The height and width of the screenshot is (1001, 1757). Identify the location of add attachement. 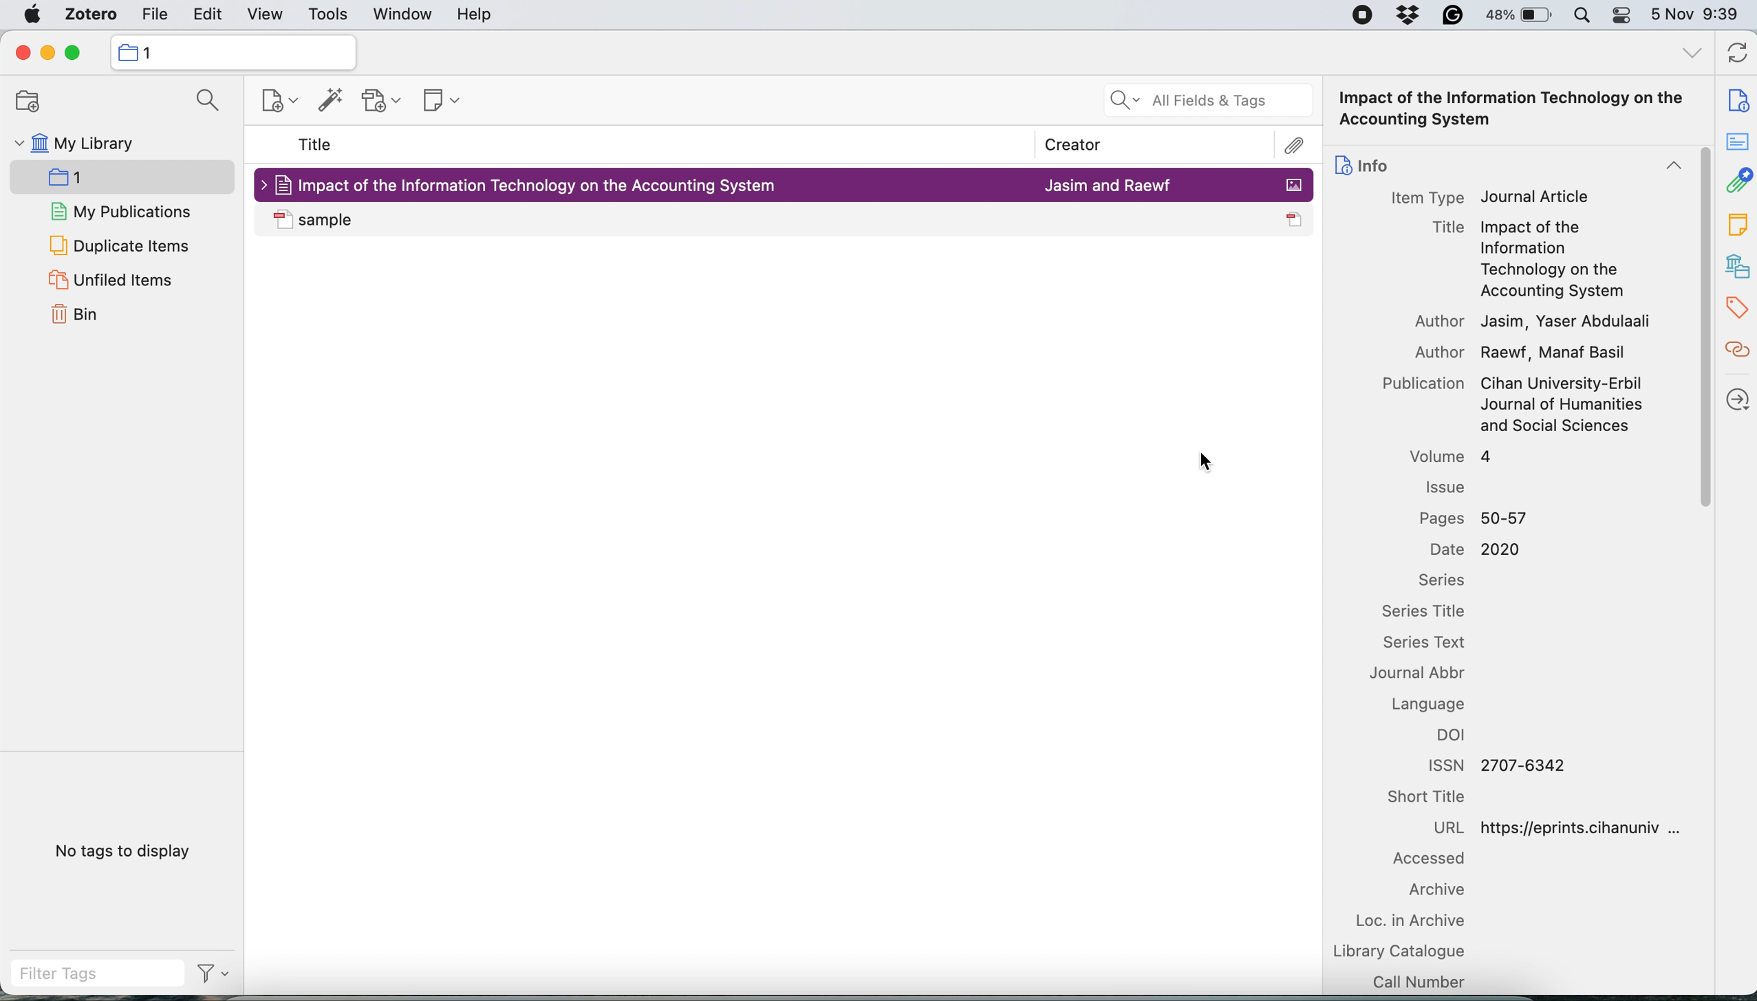
(384, 100).